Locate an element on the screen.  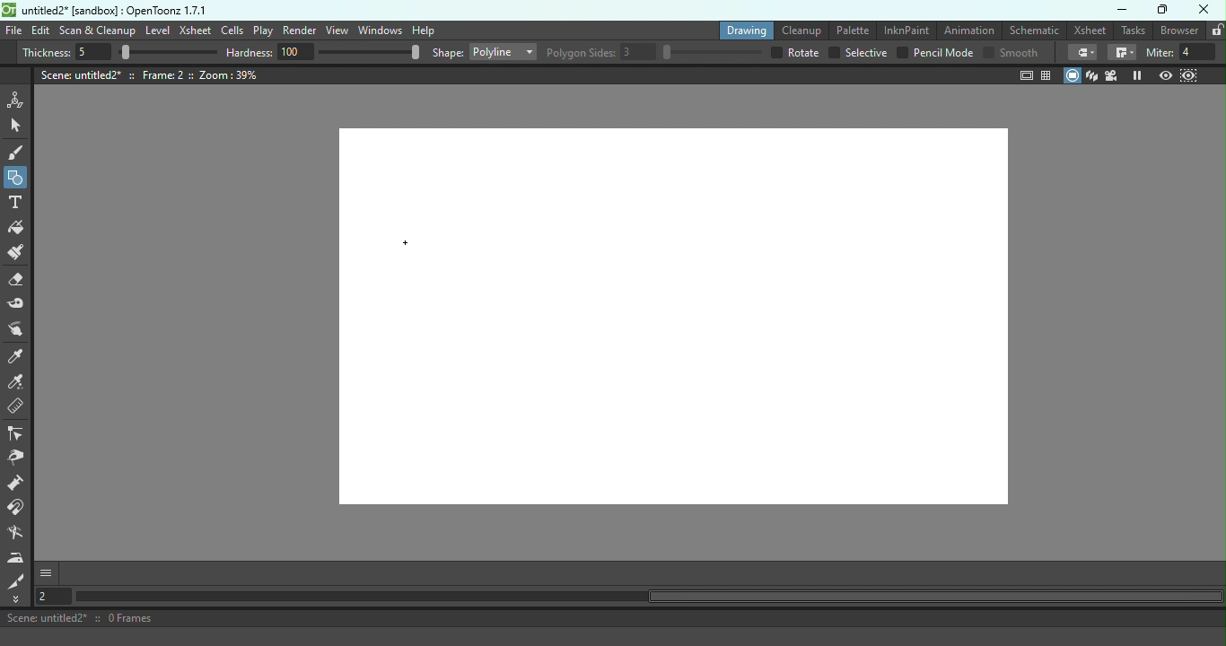
Xsheet is located at coordinates (196, 29).